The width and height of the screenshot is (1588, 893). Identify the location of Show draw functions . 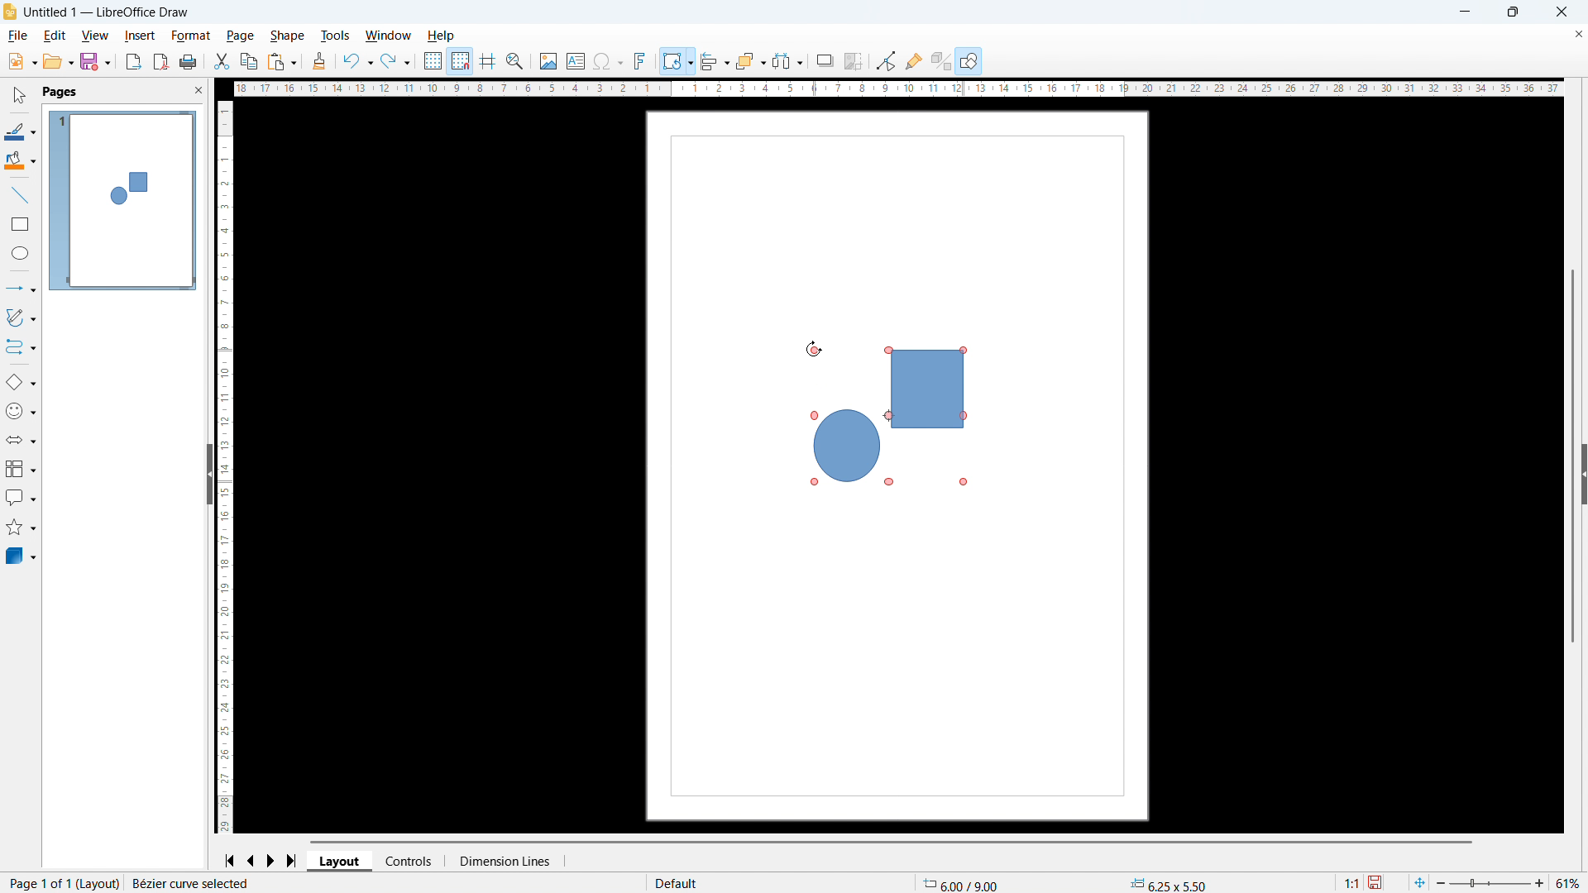
(969, 60).